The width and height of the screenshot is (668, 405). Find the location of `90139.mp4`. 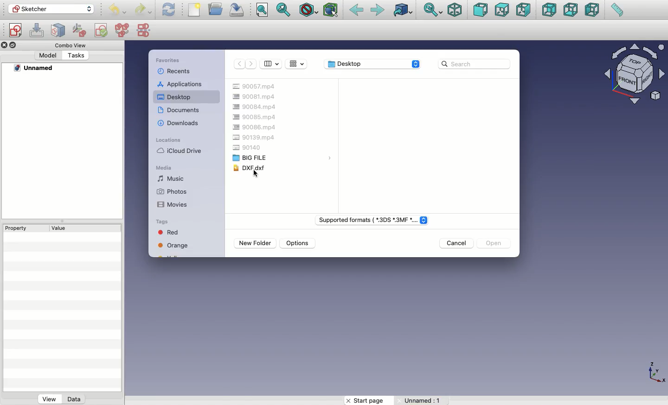

90139.mp4 is located at coordinates (255, 137).